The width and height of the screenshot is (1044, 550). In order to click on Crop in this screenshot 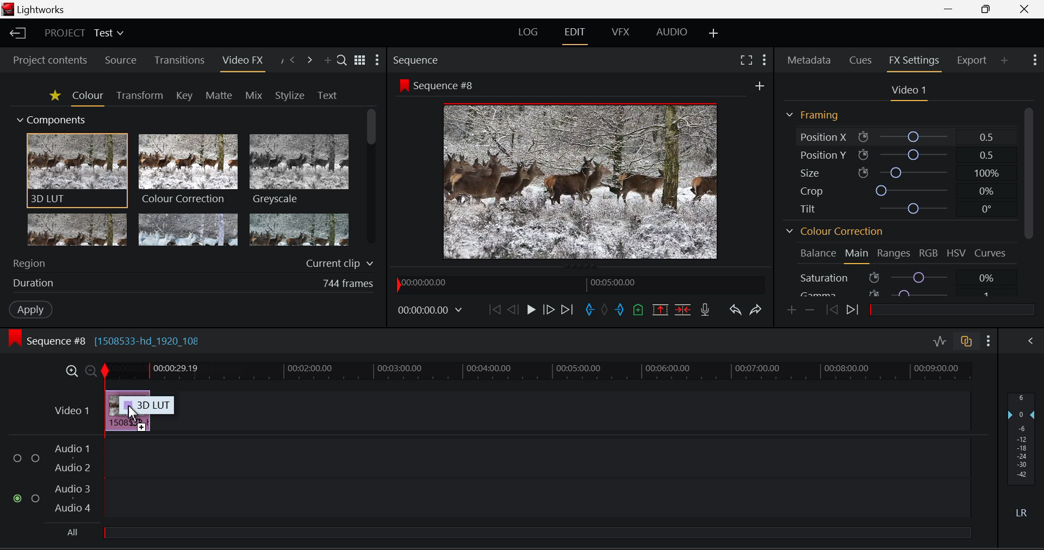, I will do `click(906, 190)`.